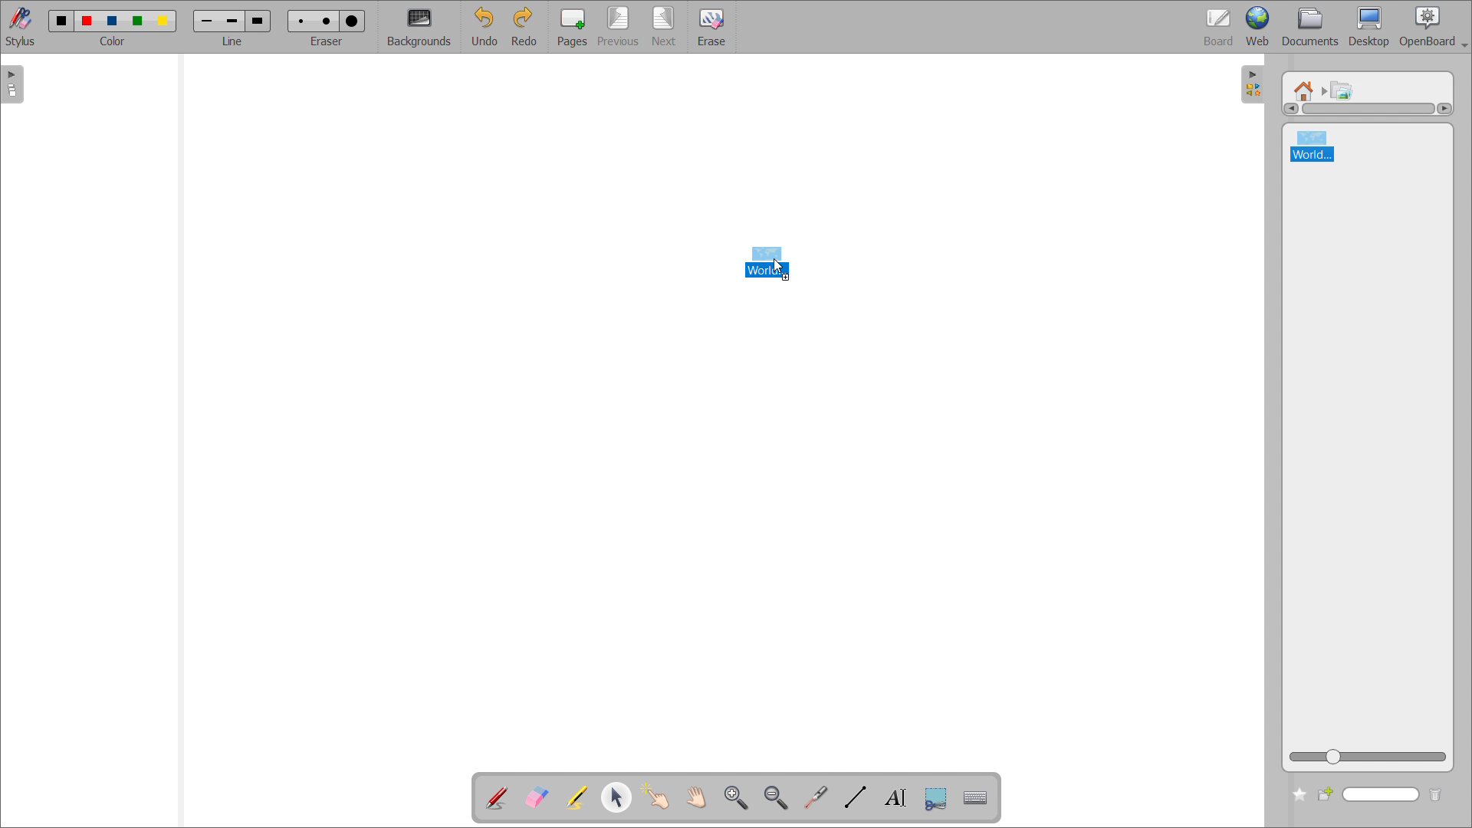  What do you see at coordinates (937, 797) in the screenshot?
I see `capture part of the screen` at bounding box center [937, 797].